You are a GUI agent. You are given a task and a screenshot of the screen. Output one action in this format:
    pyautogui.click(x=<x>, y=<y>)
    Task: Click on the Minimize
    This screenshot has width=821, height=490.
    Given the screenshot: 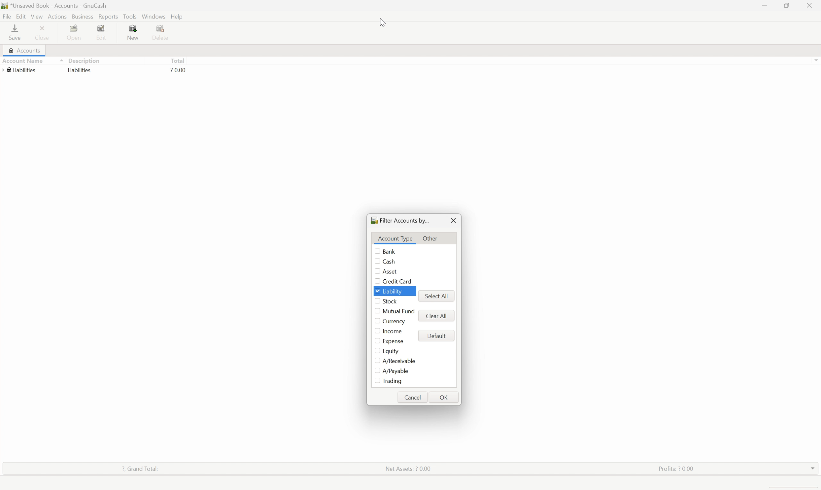 What is the action you would take?
    pyautogui.click(x=764, y=6)
    